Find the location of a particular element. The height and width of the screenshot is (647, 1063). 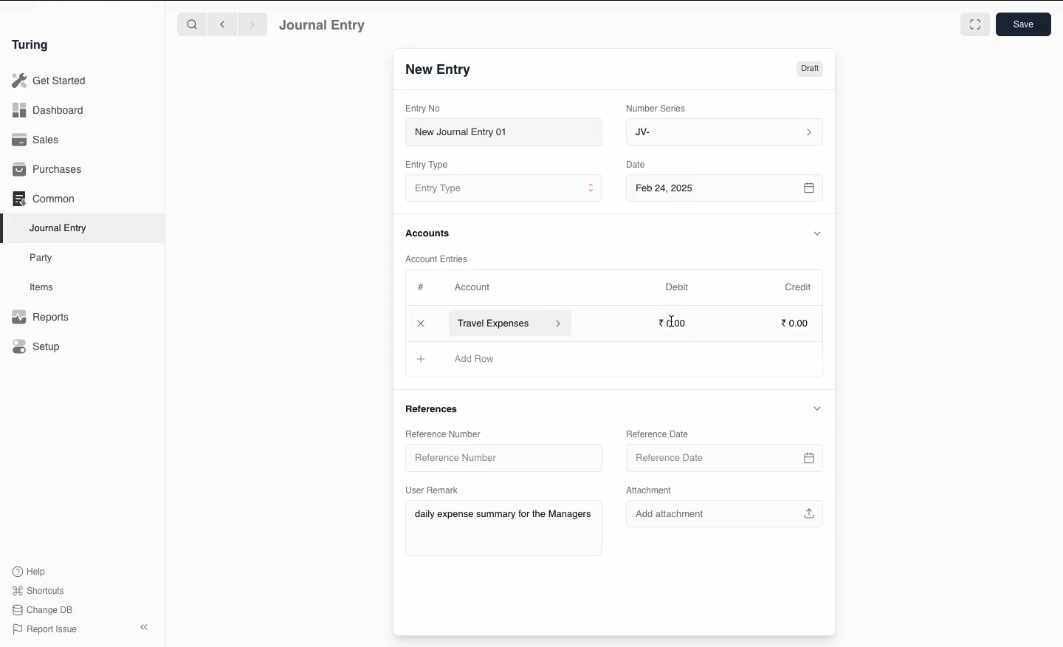

Add Row is located at coordinates (472, 359).